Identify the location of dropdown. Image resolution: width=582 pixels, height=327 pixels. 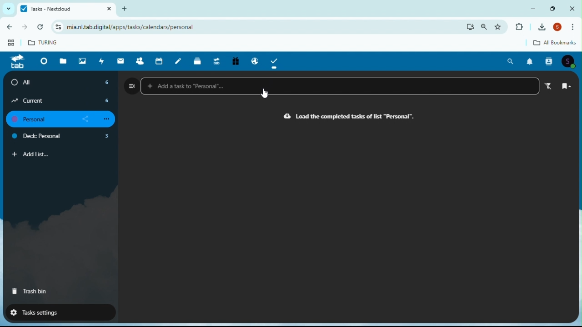
(7, 9).